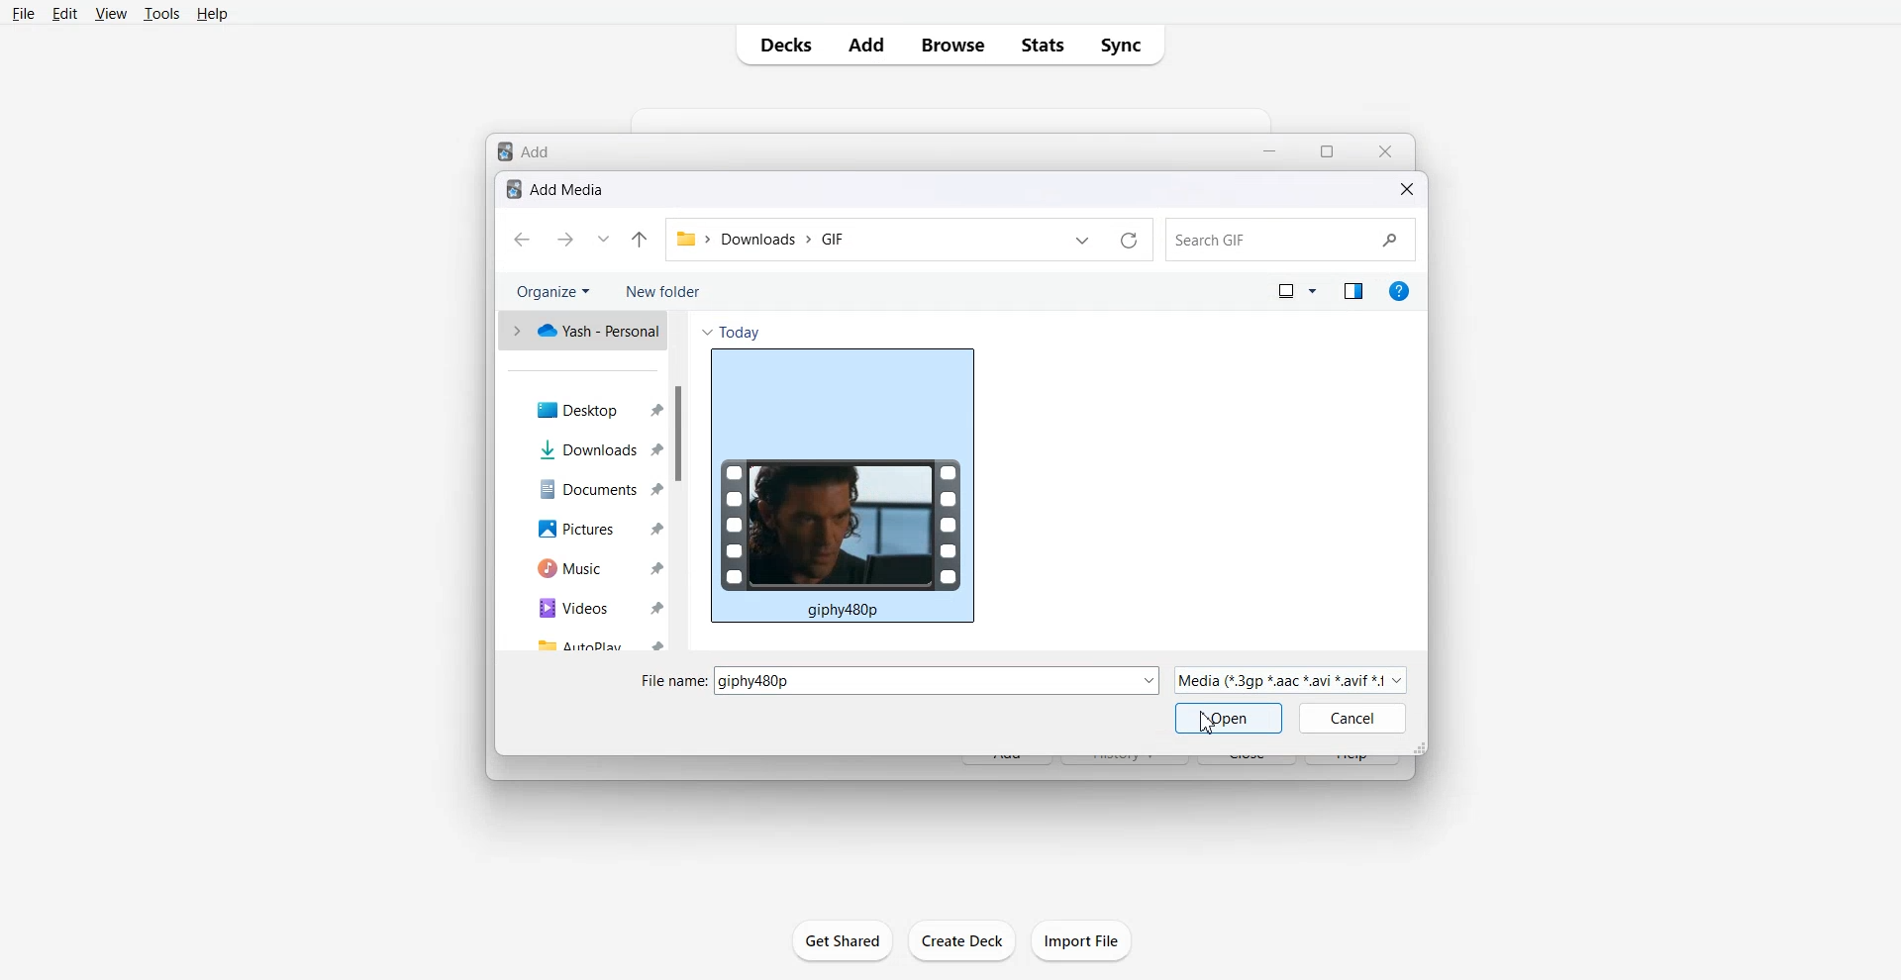 The image size is (1901, 980). I want to click on Videos, so click(589, 606).